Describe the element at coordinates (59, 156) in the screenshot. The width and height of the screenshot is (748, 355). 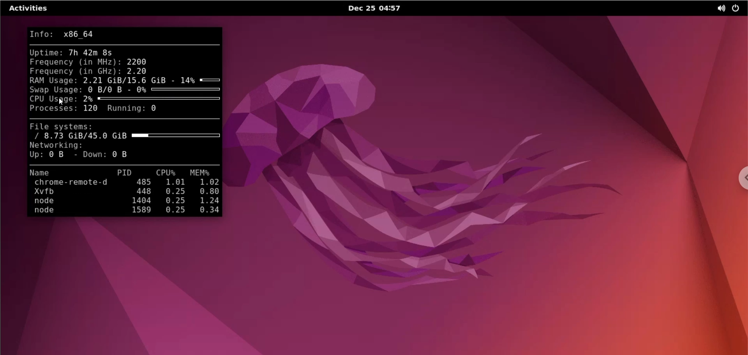
I see `0B ` at that location.